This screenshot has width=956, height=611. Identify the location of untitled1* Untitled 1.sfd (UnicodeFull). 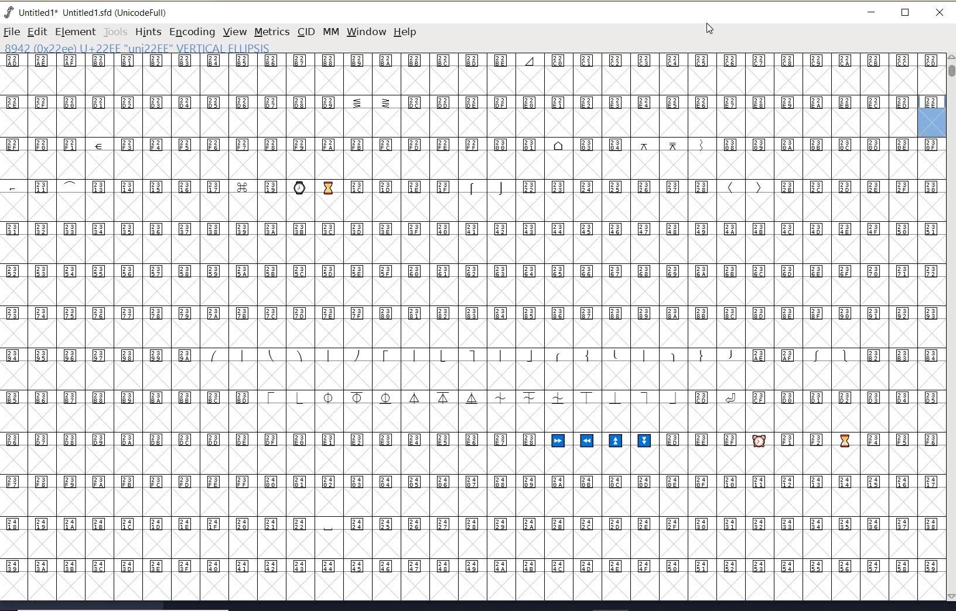
(98, 11).